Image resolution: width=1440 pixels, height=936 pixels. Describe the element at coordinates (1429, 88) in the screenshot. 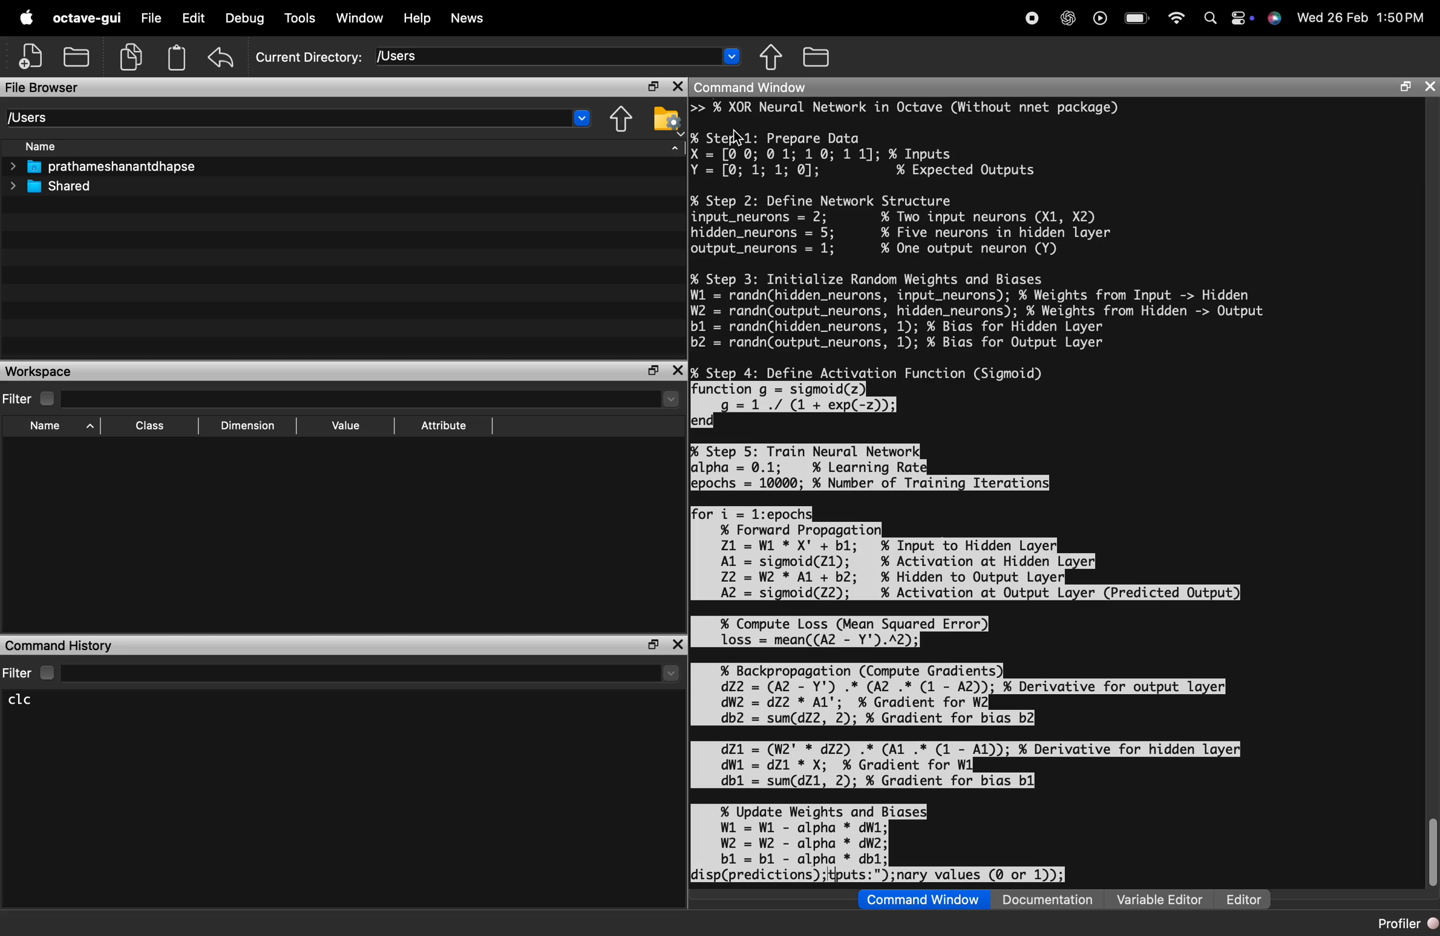

I see `close` at that location.